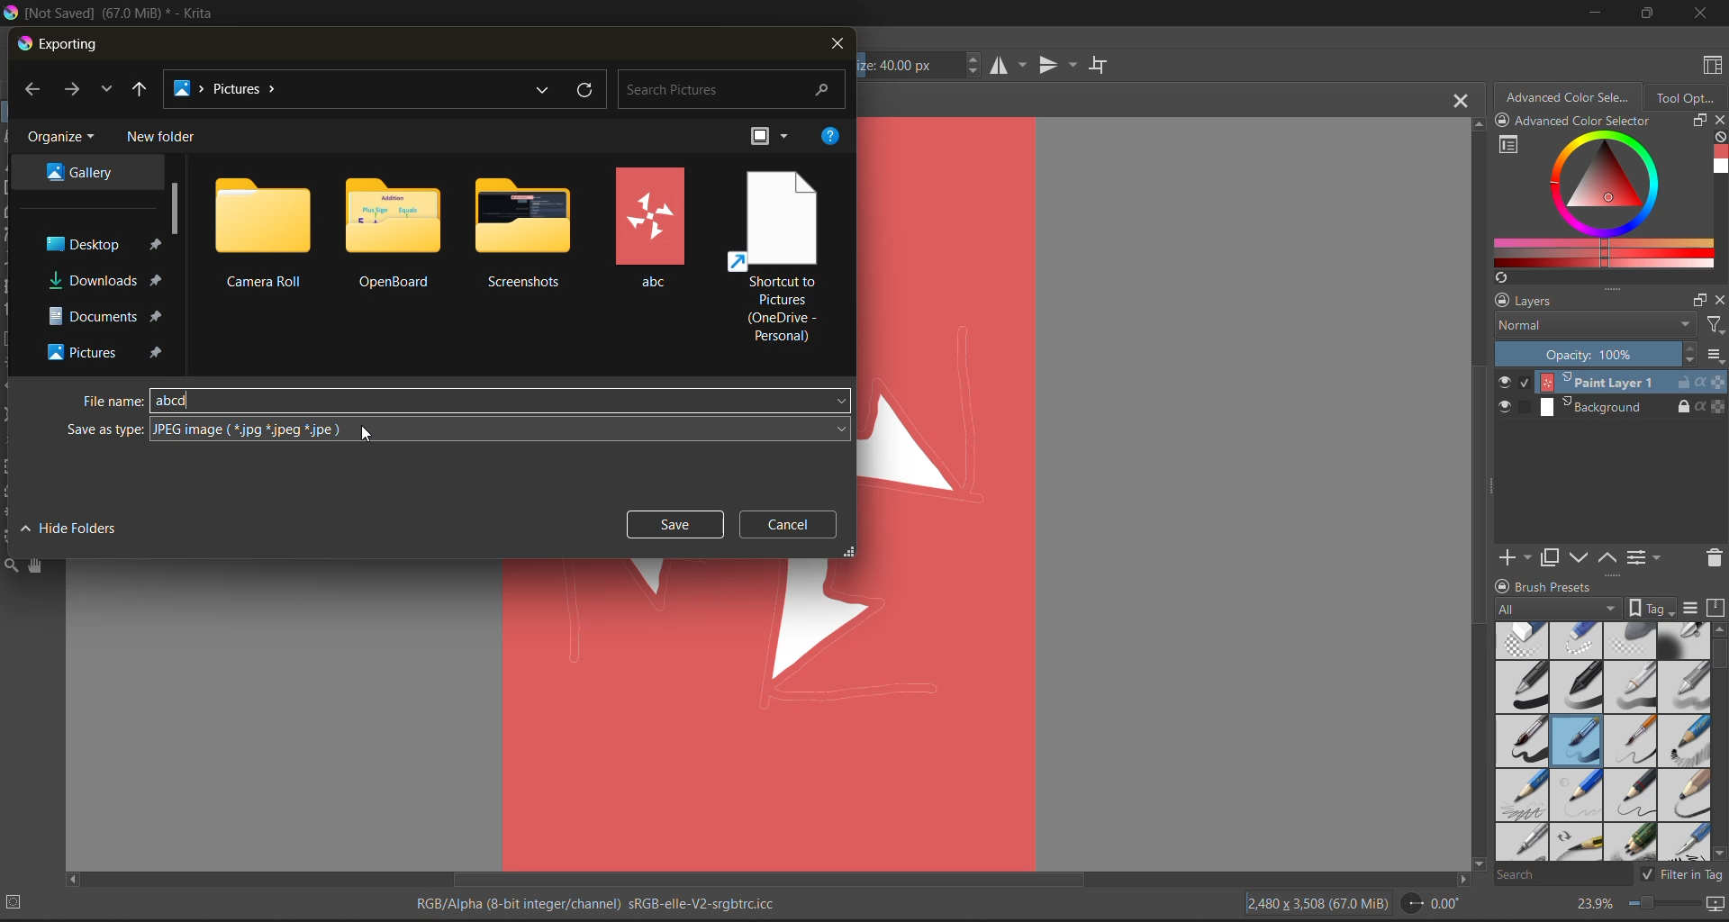 This screenshot has height=922, width=1729. I want to click on Brush presets, so click(1582, 587).